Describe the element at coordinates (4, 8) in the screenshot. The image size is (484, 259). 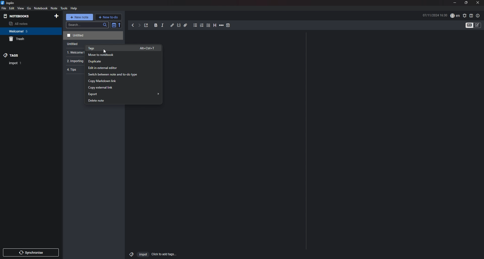
I see `file` at that location.